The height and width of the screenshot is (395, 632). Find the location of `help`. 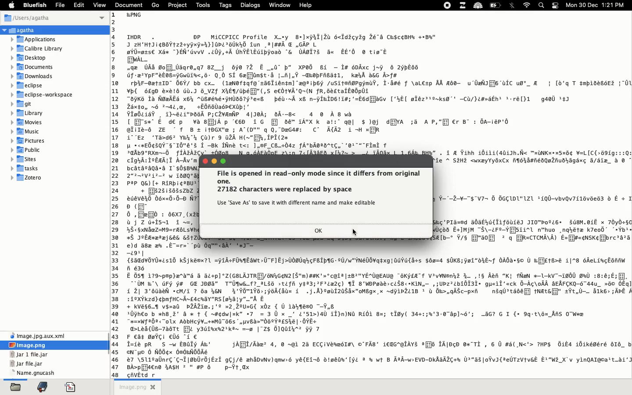

help is located at coordinates (307, 5).